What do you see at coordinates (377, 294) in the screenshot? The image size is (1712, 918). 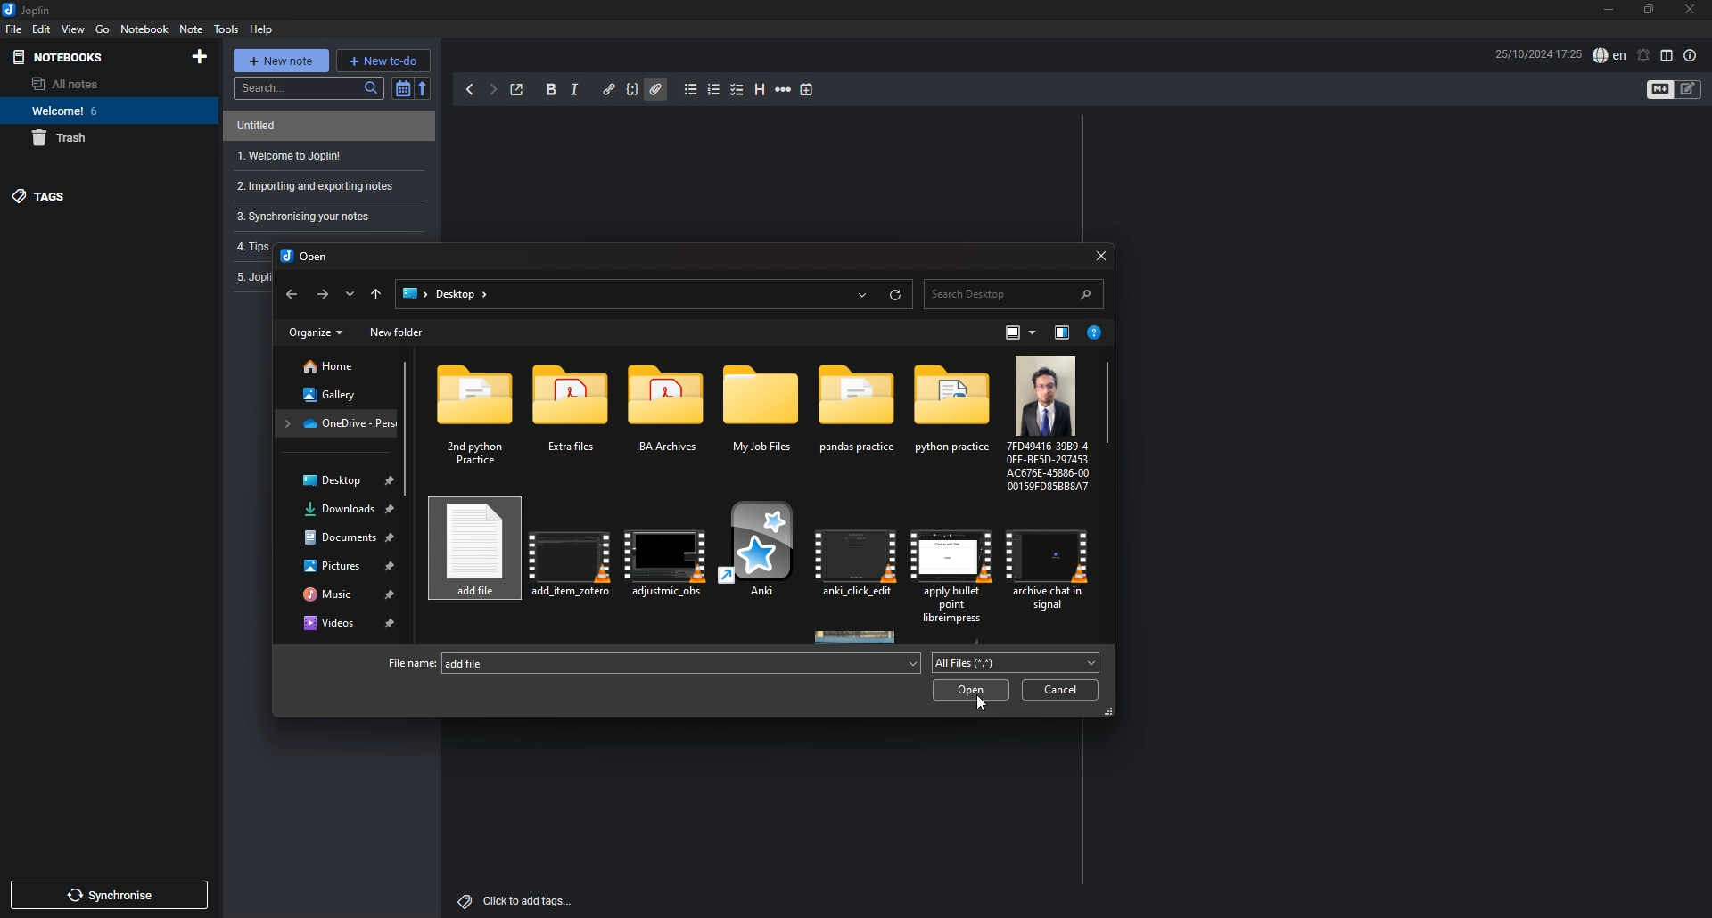 I see `upto desktop` at bounding box center [377, 294].